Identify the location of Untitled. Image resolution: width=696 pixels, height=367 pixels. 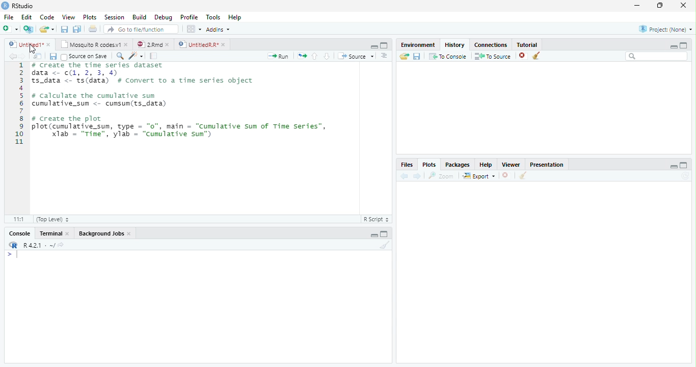
(30, 45).